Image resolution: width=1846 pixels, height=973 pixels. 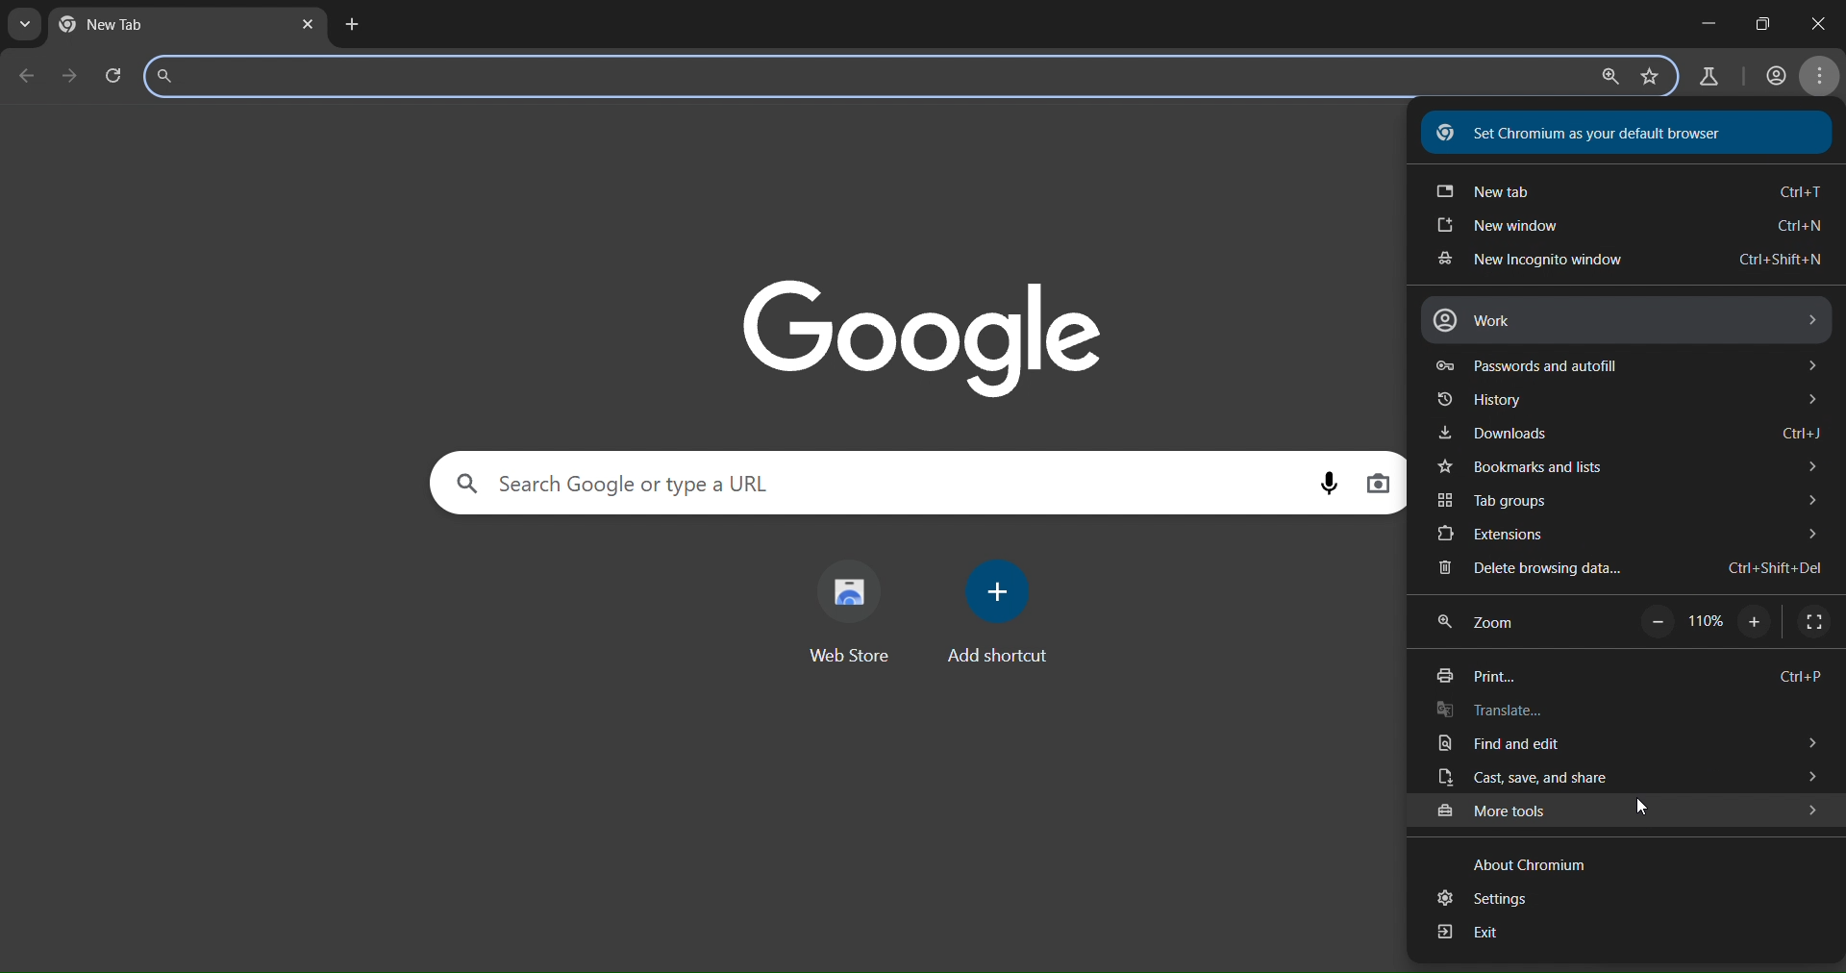 What do you see at coordinates (73, 77) in the screenshot?
I see `go forward one page` at bounding box center [73, 77].